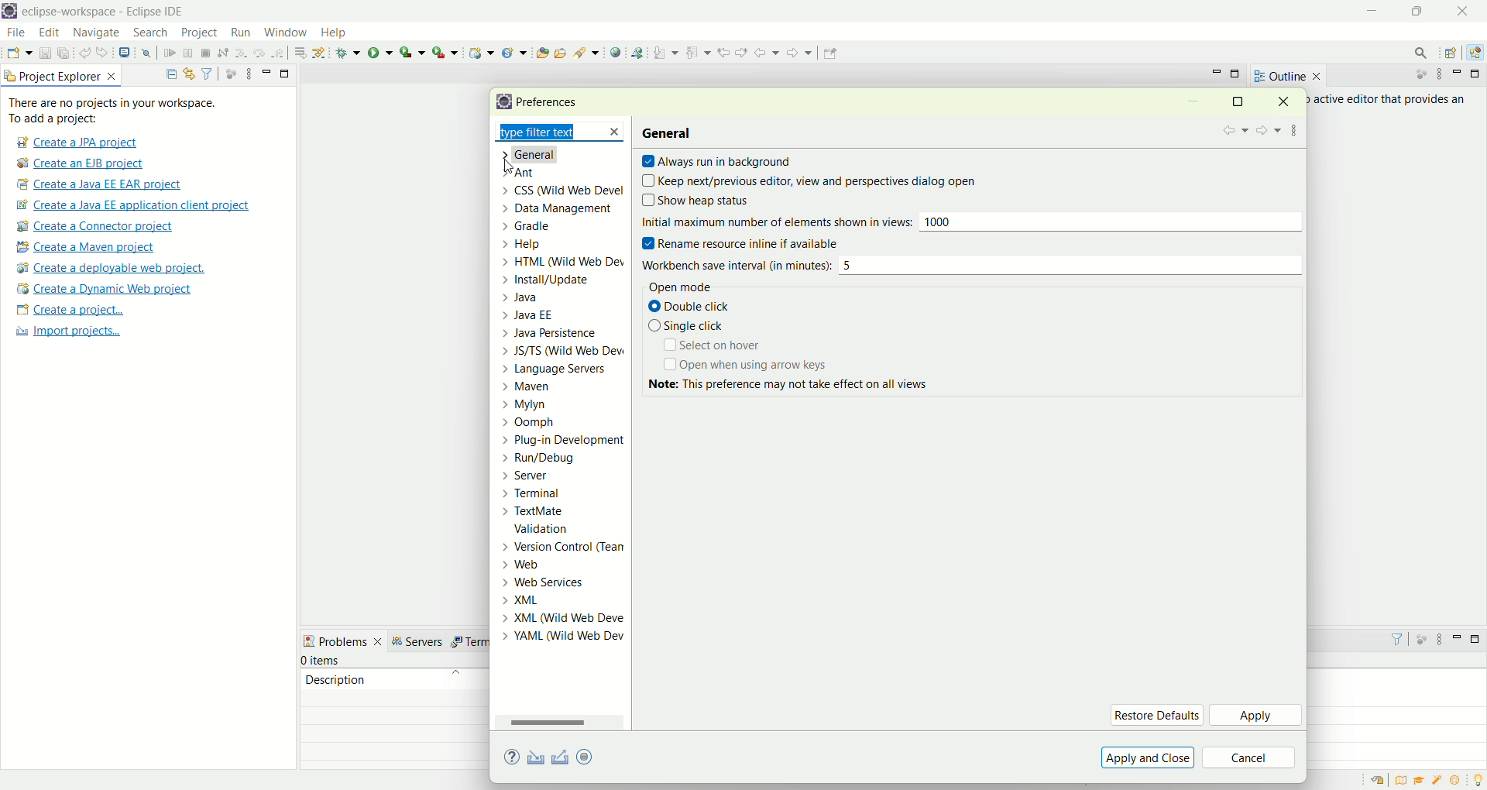  I want to click on export, so click(596, 756).